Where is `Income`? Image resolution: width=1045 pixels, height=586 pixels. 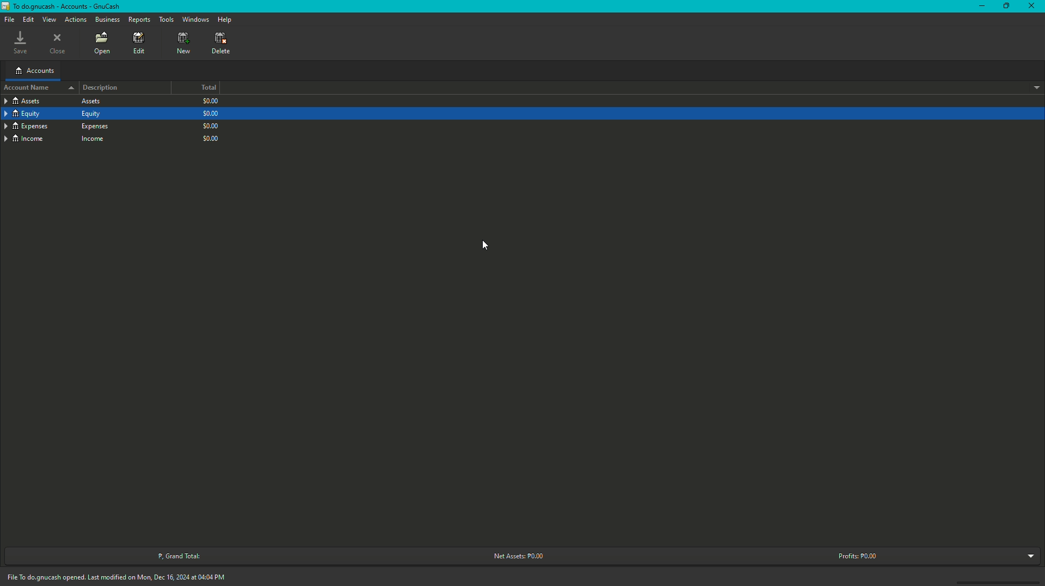
Income is located at coordinates (58, 139).